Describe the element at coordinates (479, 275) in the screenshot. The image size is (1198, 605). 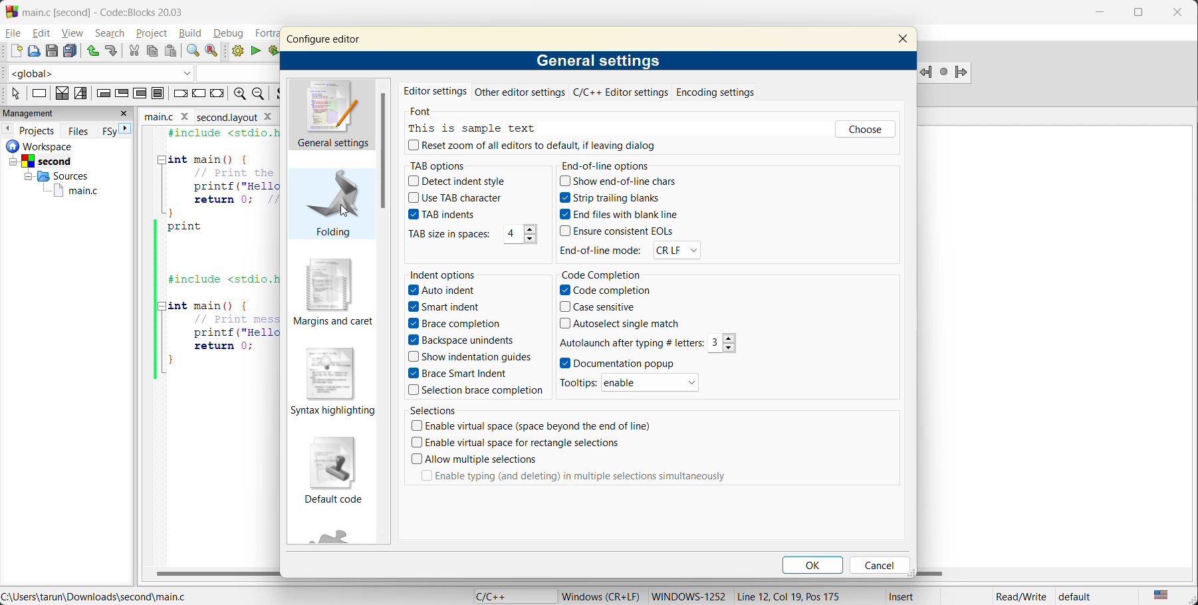
I see `indent options` at that location.